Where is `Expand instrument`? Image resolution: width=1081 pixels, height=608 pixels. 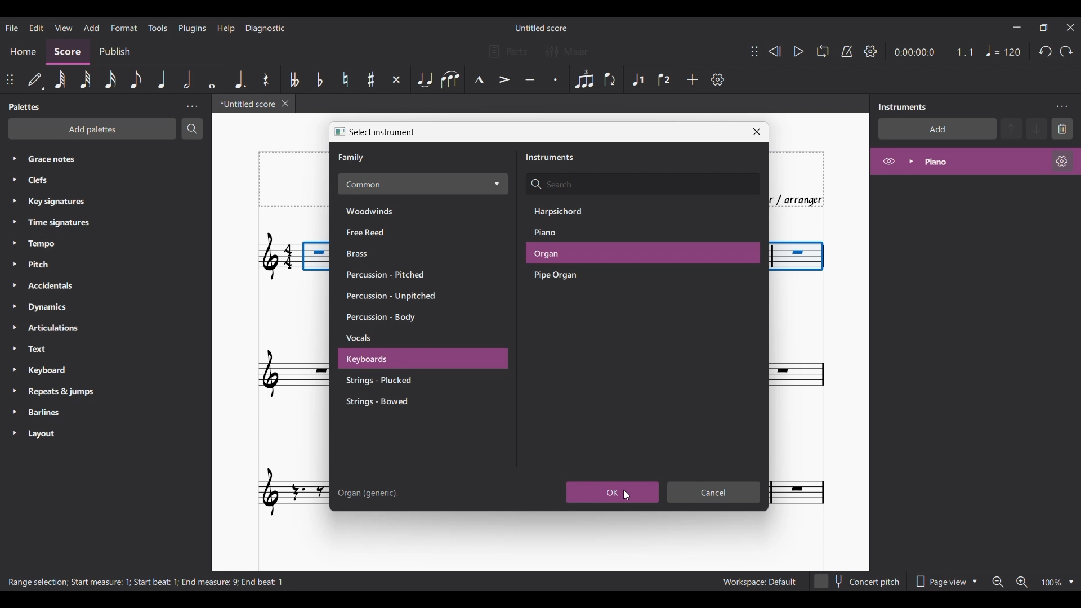 Expand instrument is located at coordinates (911, 162).